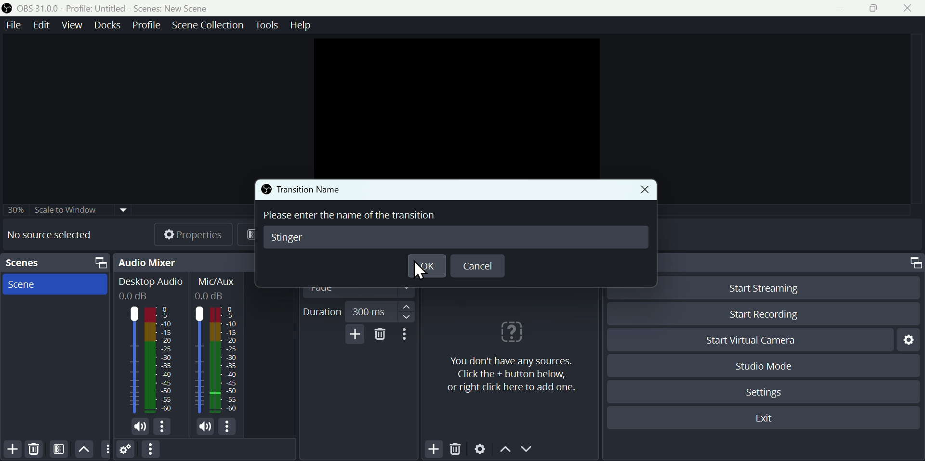  Describe the element at coordinates (149, 359) in the screenshot. I see `Audio bar` at that location.